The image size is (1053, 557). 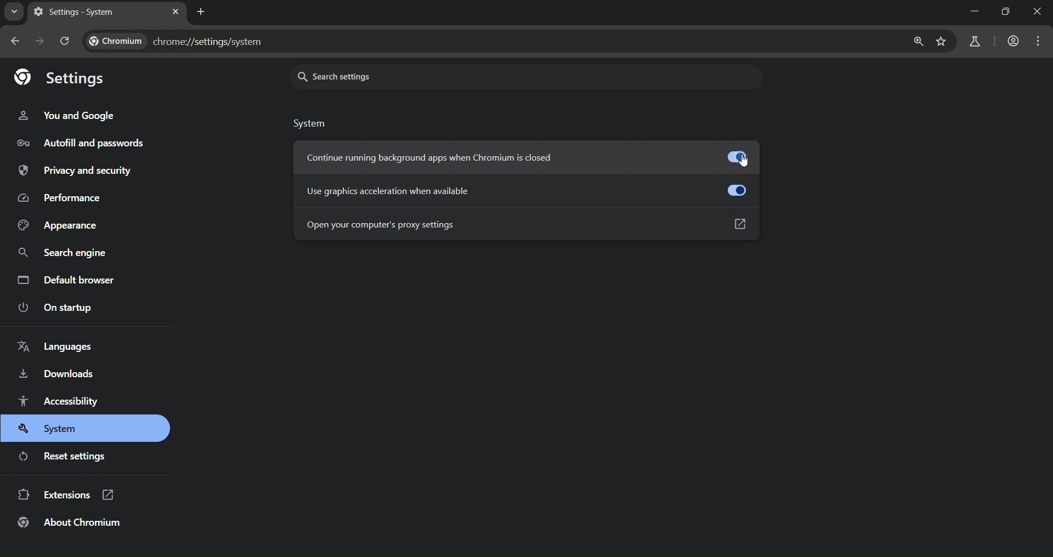 What do you see at coordinates (88, 14) in the screenshot?
I see `settings - system` at bounding box center [88, 14].